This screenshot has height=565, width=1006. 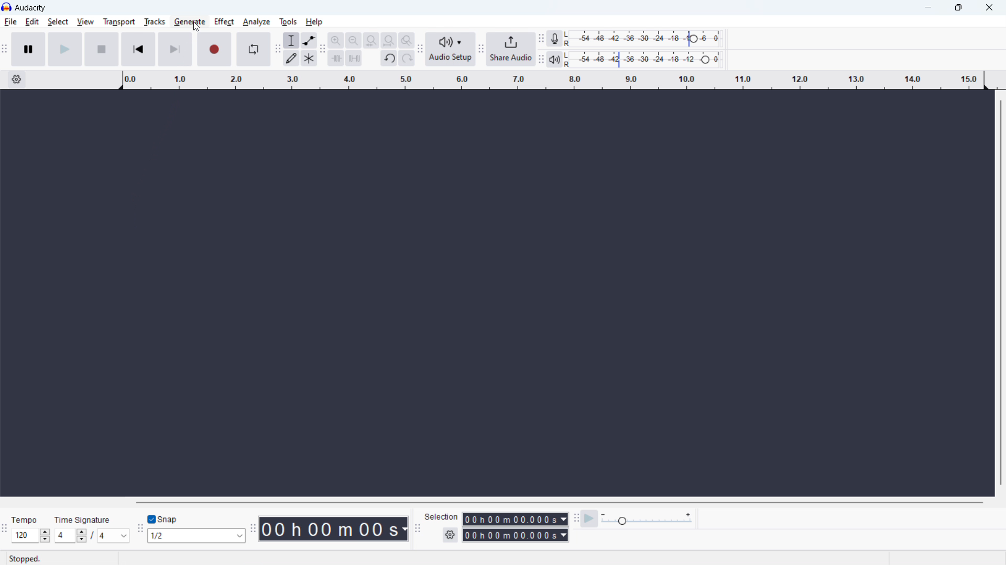 I want to click on timeline settings, so click(x=18, y=80).